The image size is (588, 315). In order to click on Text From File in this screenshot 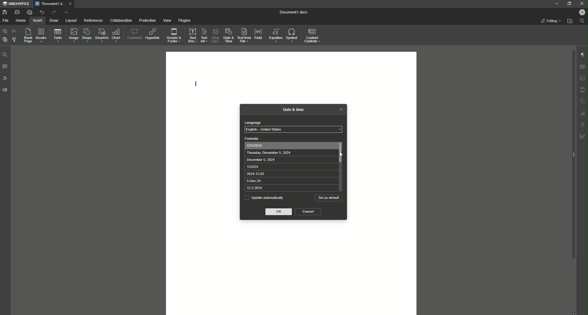, I will do `click(244, 36)`.